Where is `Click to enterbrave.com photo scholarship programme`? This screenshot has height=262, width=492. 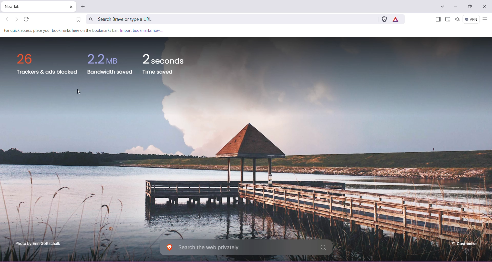 Click to enterbrave.com photo scholarship programme is located at coordinates (38, 243).